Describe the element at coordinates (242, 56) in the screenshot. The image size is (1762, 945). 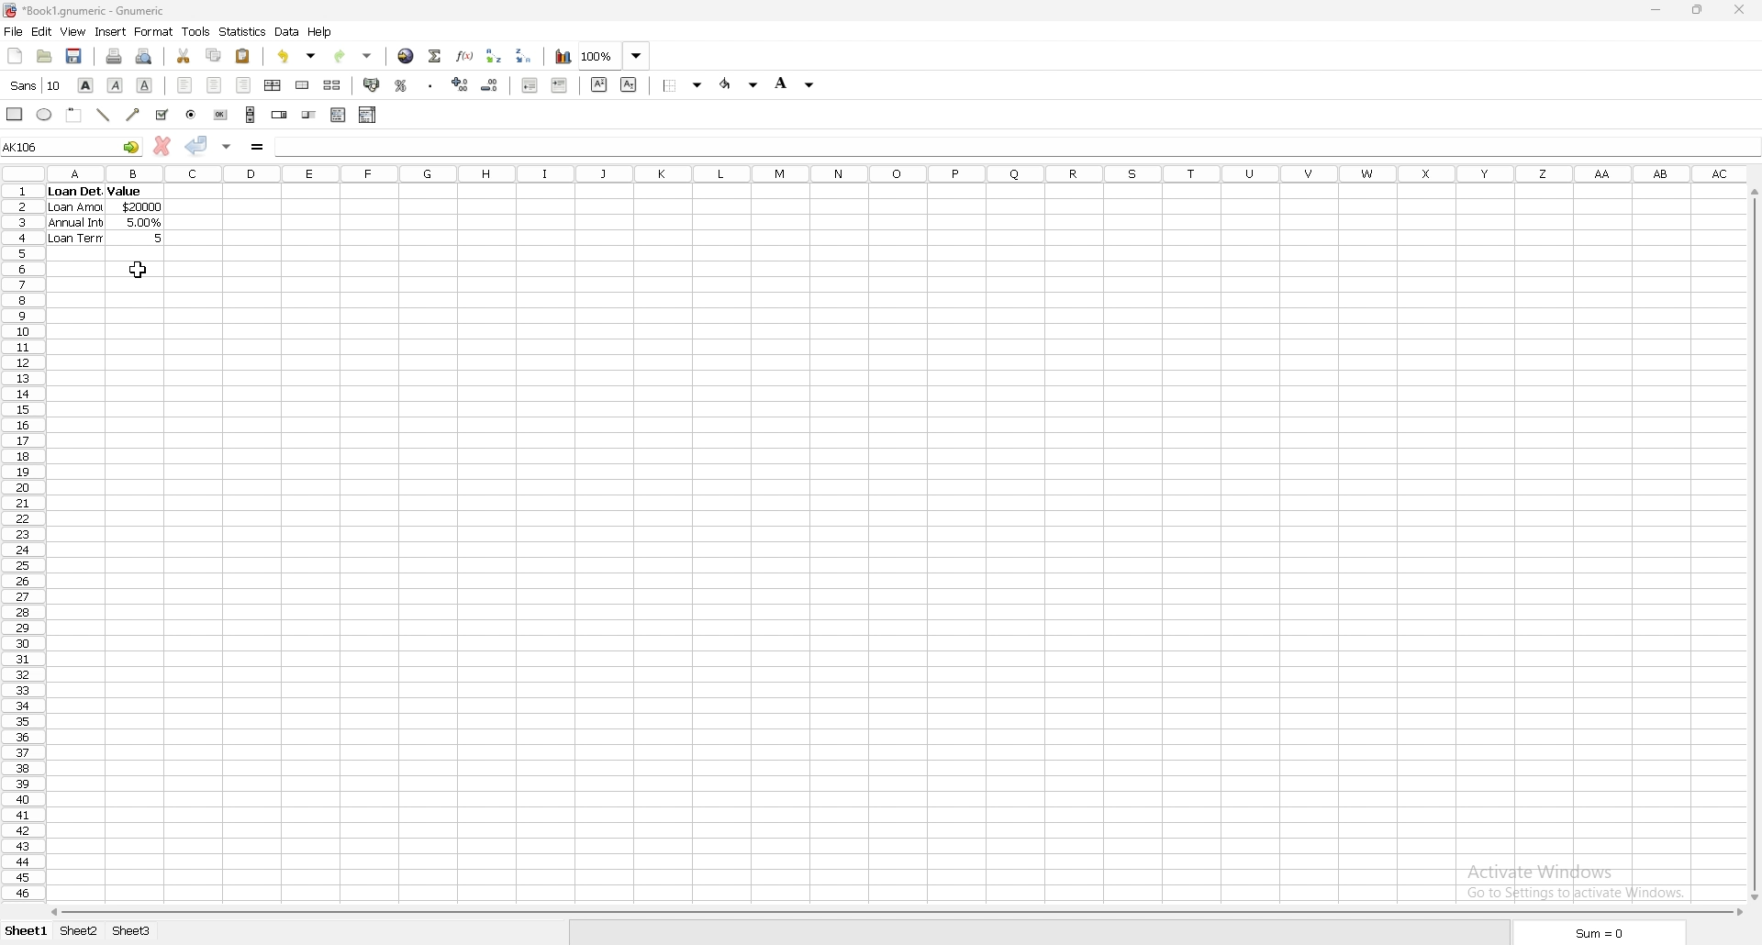
I see `paste` at that location.